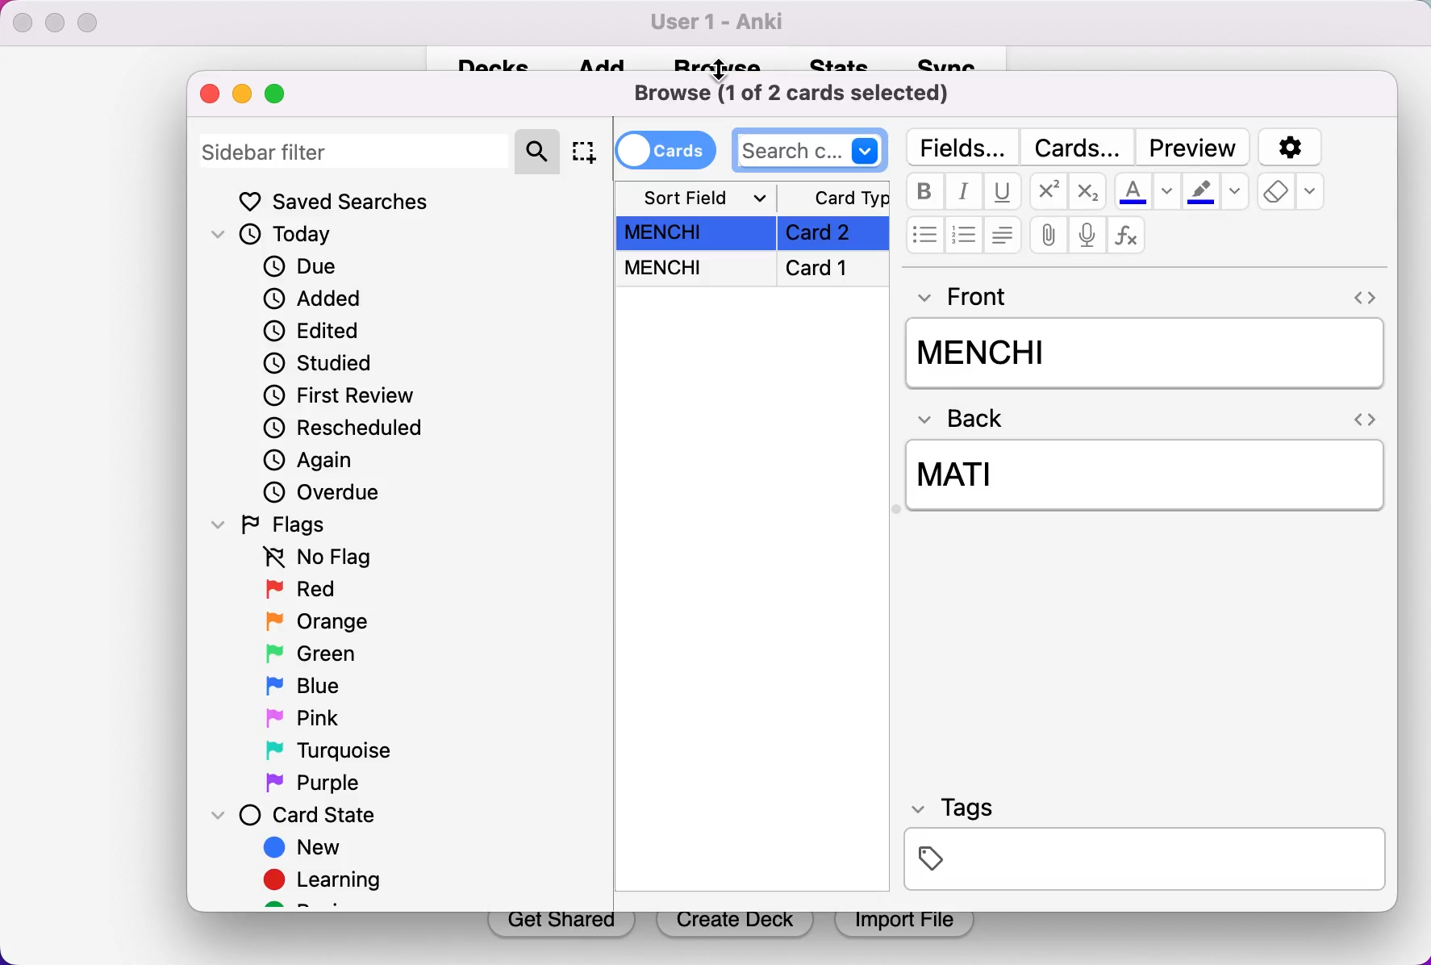 The height and width of the screenshot is (965, 1431). Describe the element at coordinates (1145, 848) in the screenshot. I see `tags` at that location.